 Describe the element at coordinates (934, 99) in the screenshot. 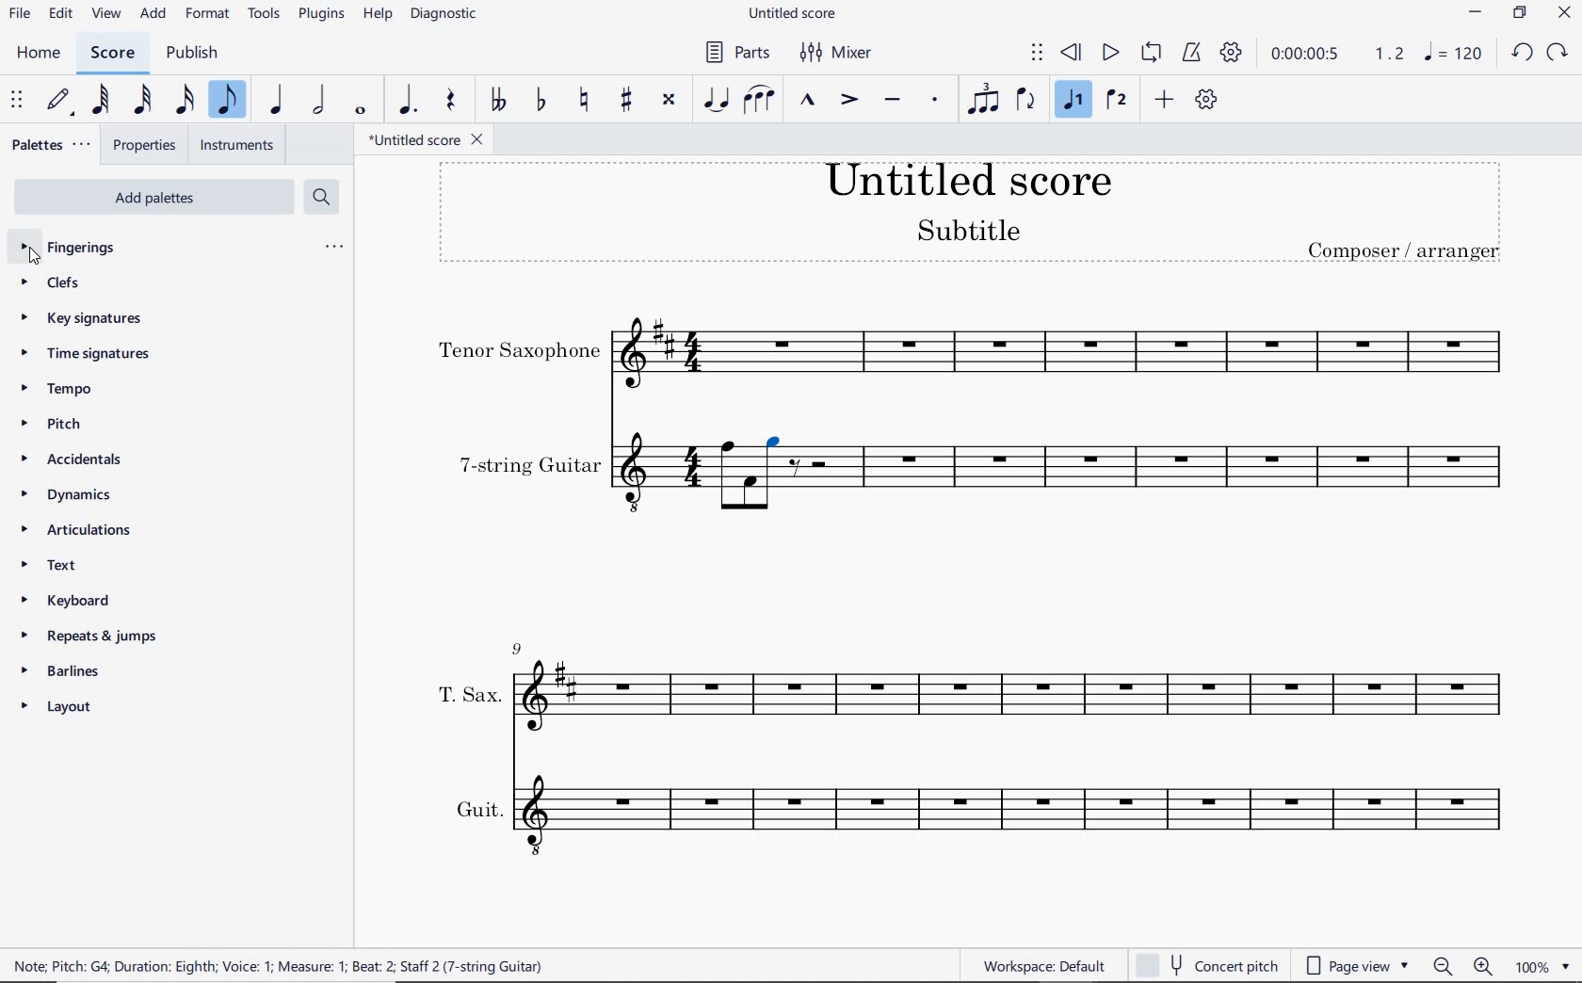

I see `STACCATO` at that location.